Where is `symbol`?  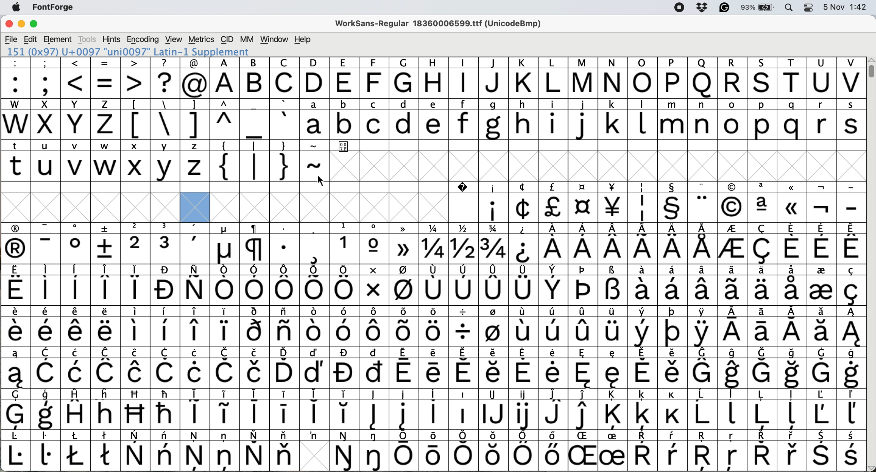 symbol is located at coordinates (404, 451).